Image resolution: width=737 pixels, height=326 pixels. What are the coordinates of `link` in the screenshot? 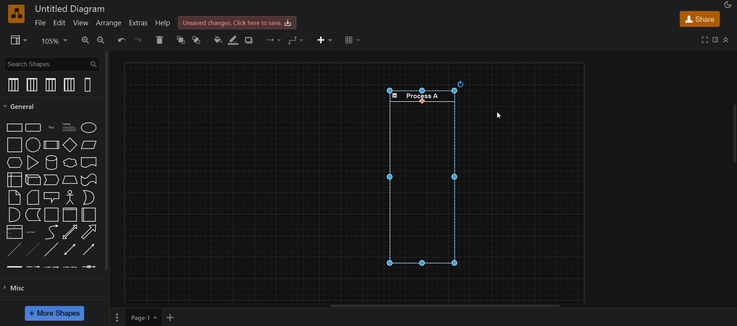 It's located at (15, 267).